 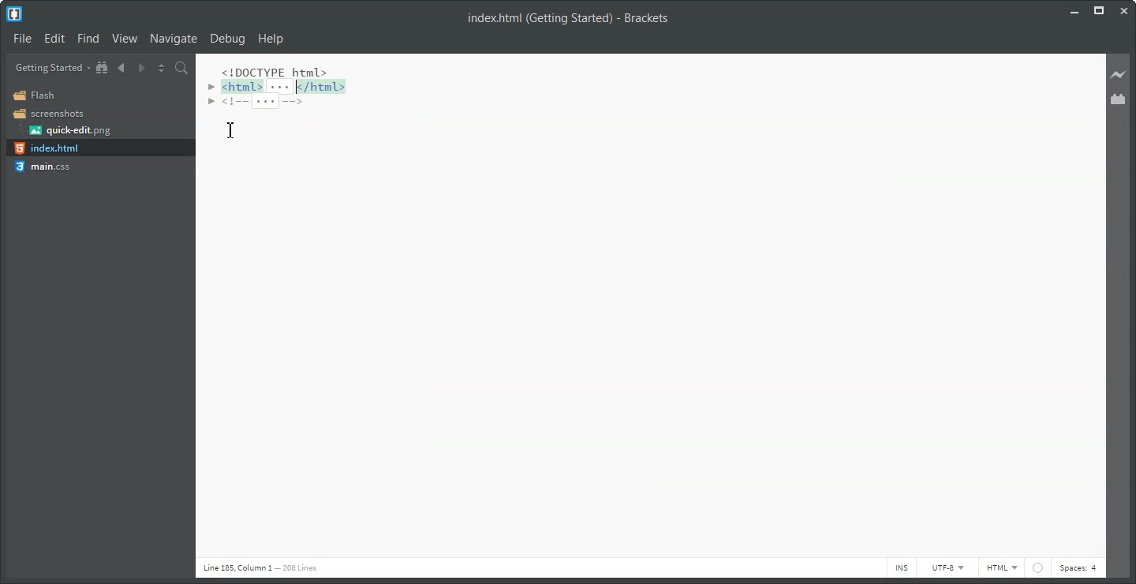 What do you see at coordinates (1120, 100) in the screenshot?
I see `Extension Manager` at bounding box center [1120, 100].